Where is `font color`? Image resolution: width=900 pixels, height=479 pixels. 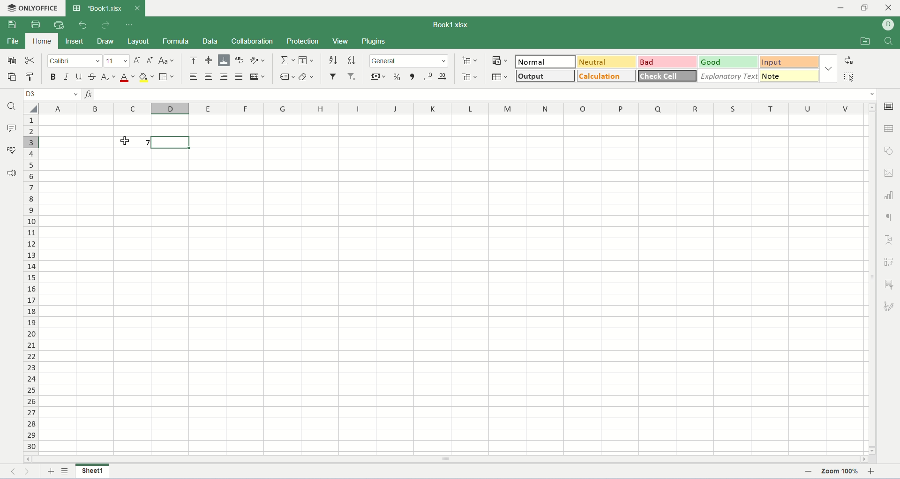
font color is located at coordinates (126, 77).